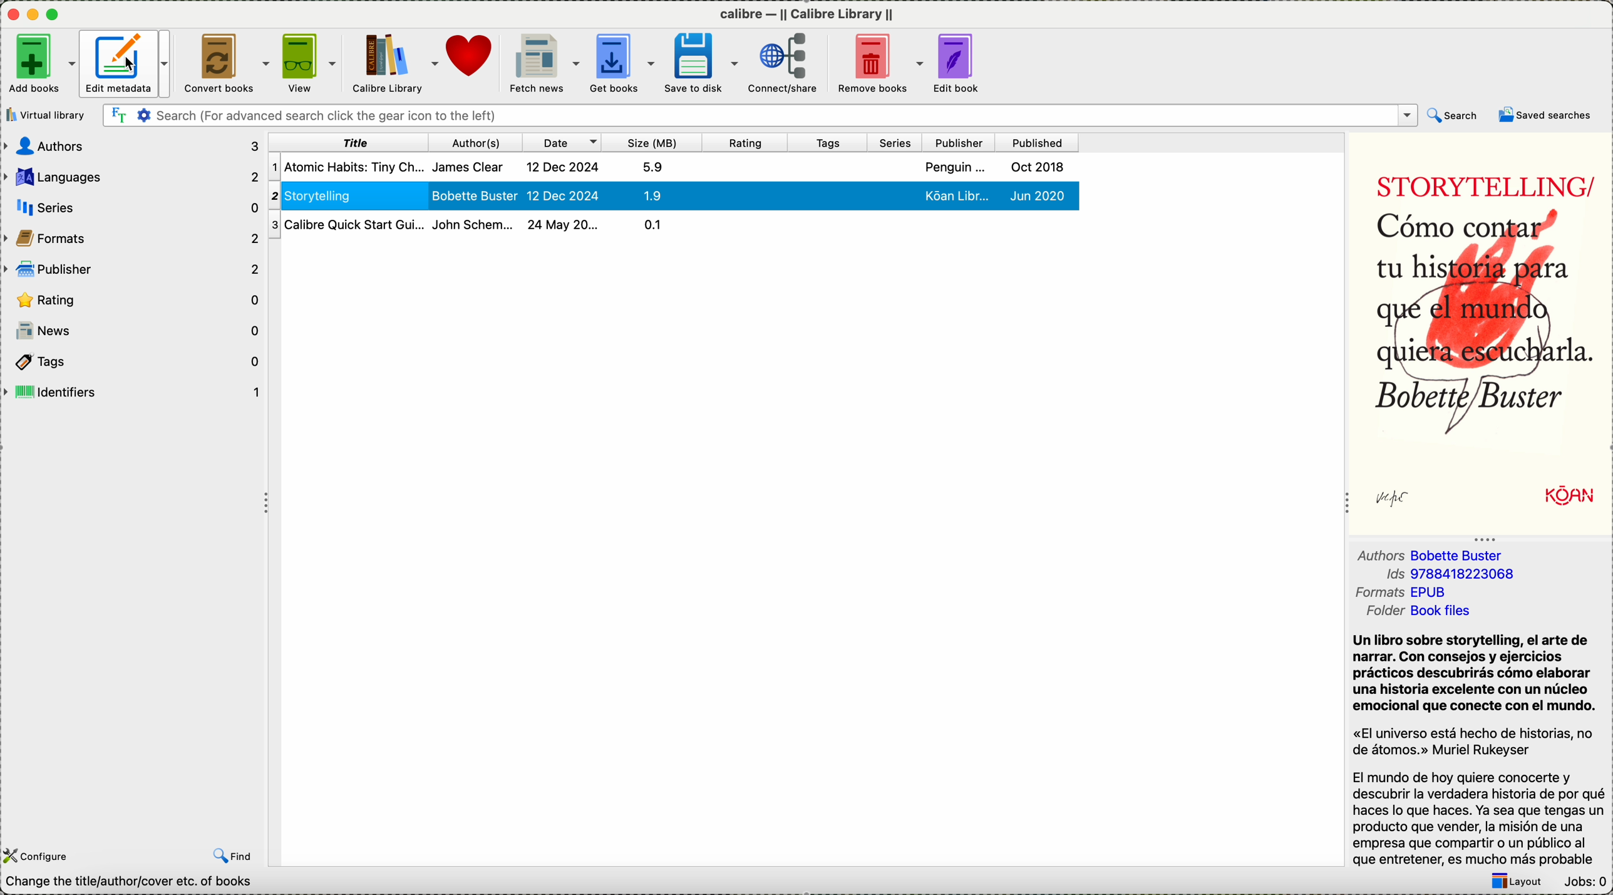 The height and width of the screenshot is (895, 1613). Describe the element at coordinates (654, 143) in the screenshot. I see `size` at that location.